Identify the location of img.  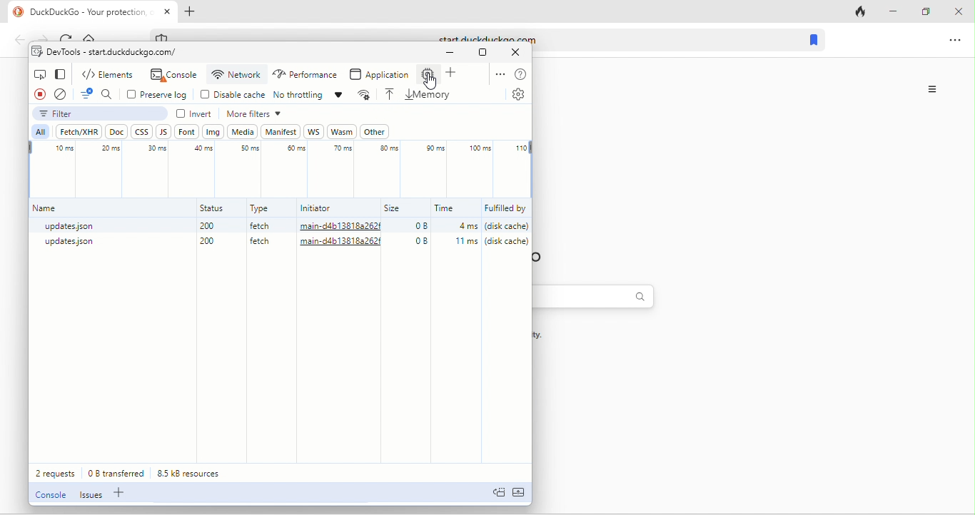
(214, 133).